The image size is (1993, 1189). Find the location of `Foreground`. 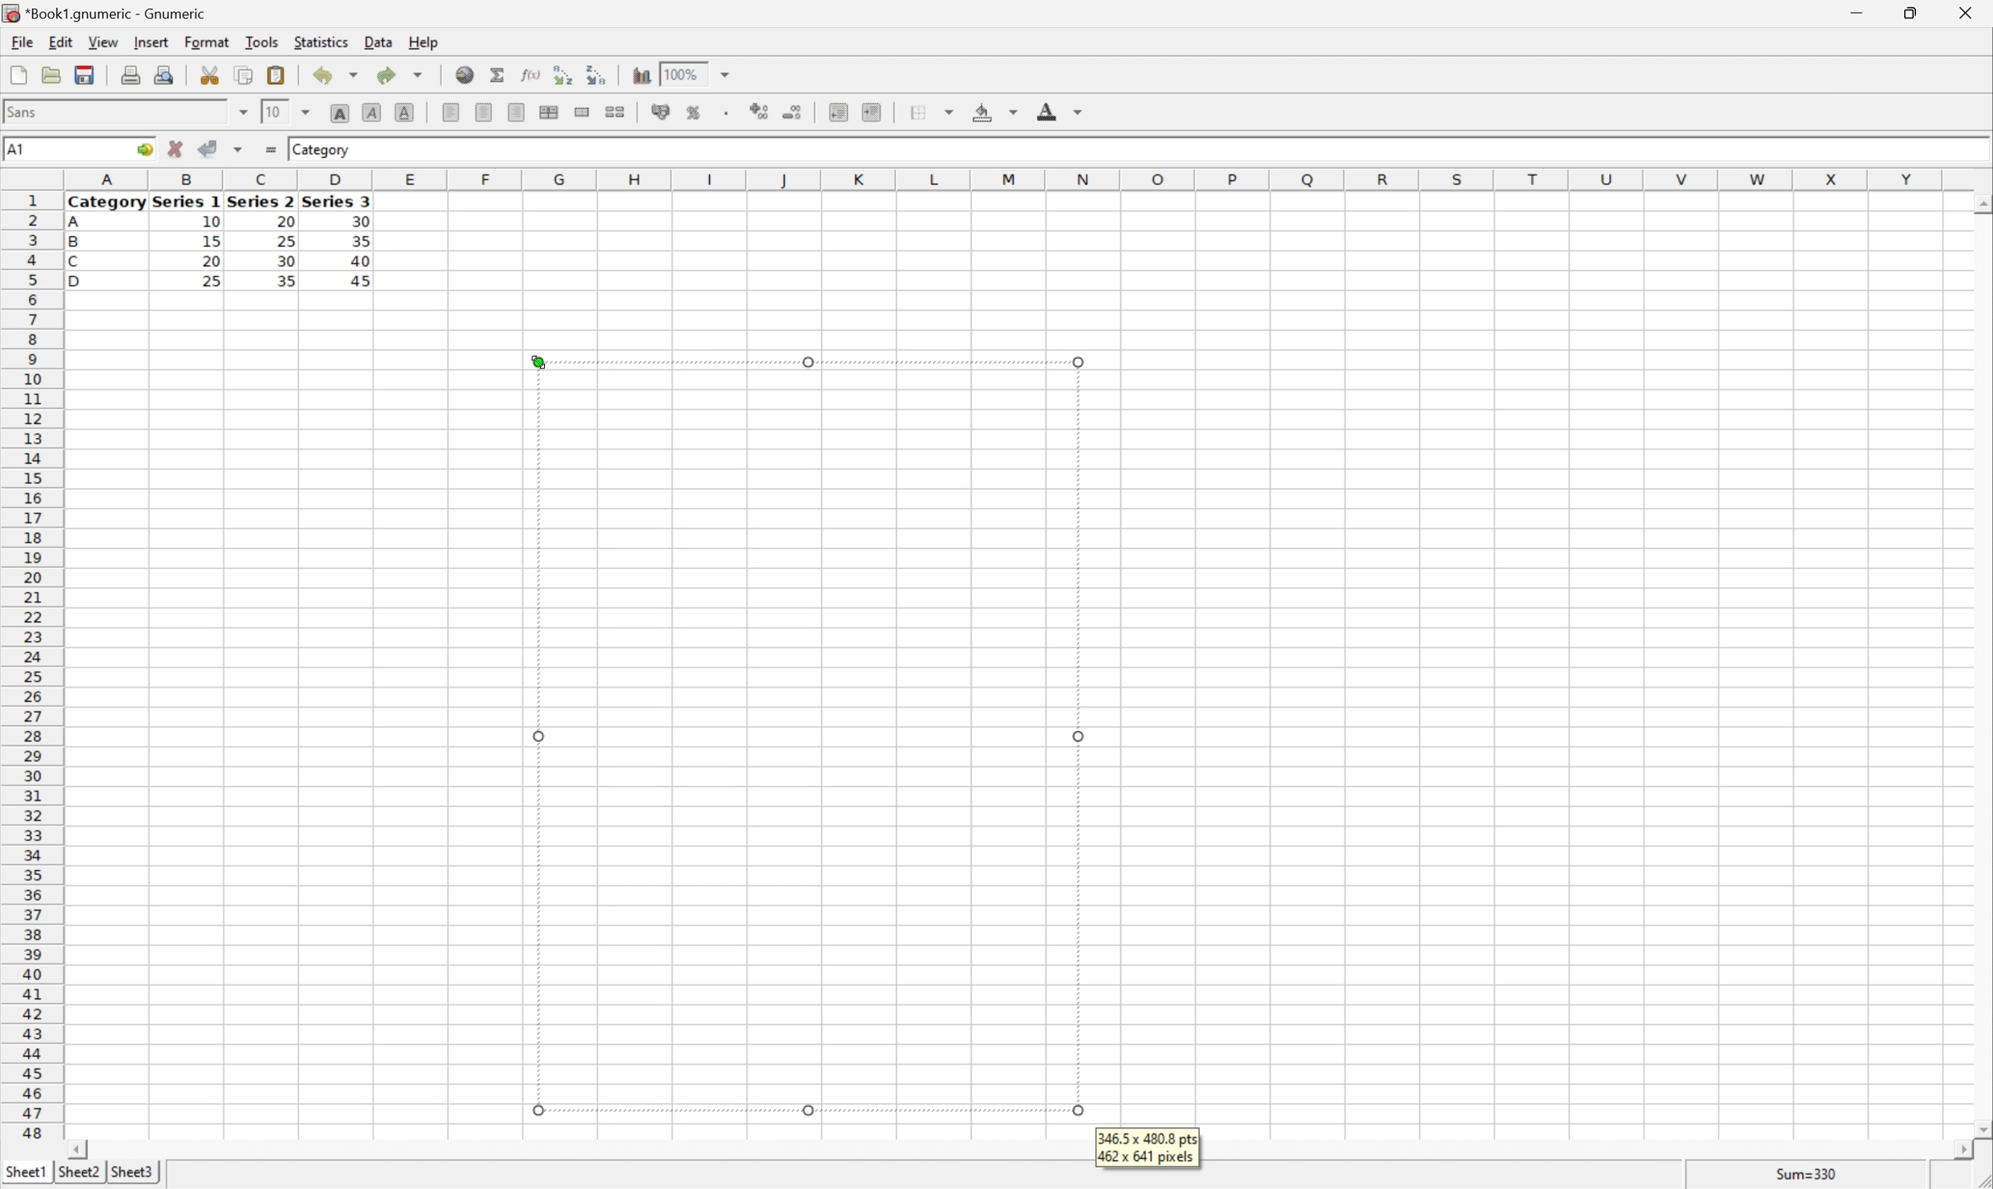

Foreground is located at coordinates (1058, 109).